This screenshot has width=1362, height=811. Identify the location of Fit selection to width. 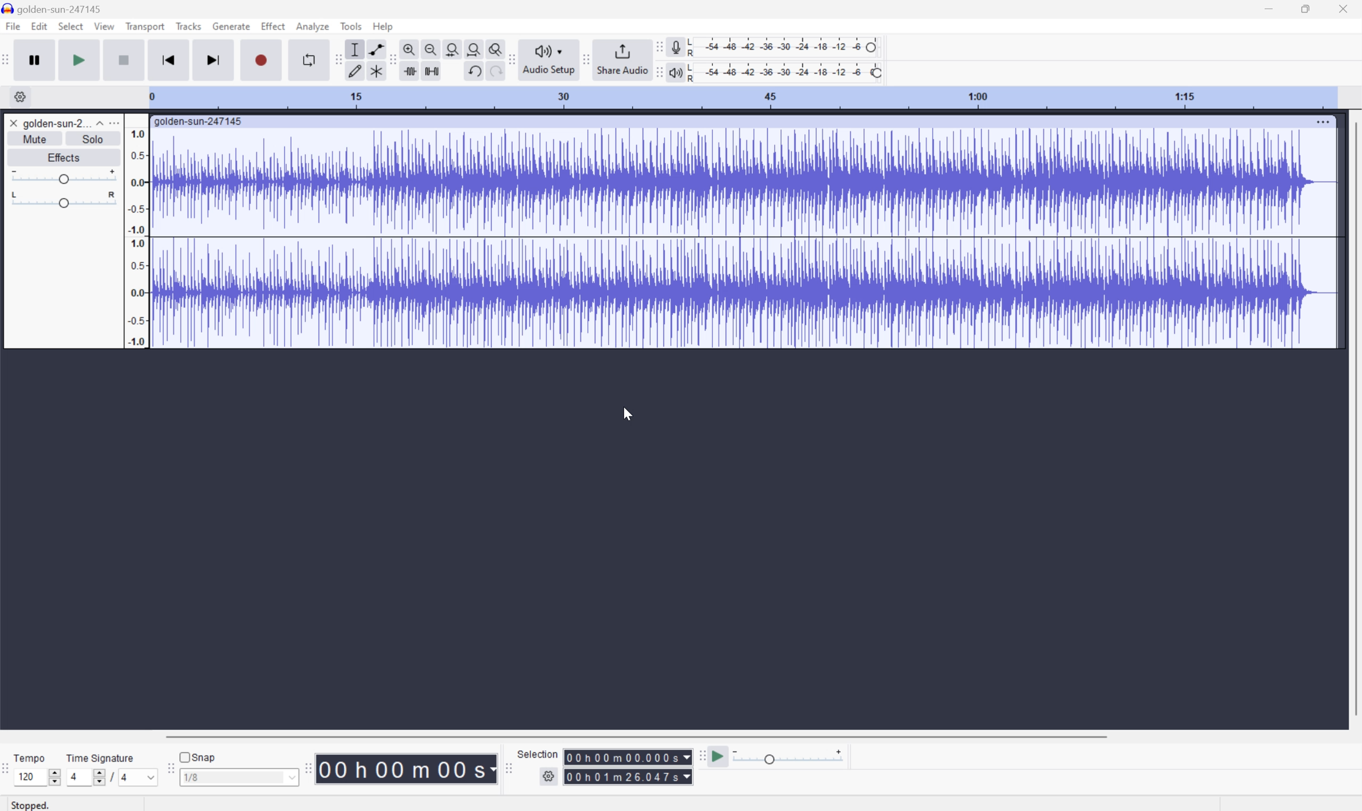
(452, 48).